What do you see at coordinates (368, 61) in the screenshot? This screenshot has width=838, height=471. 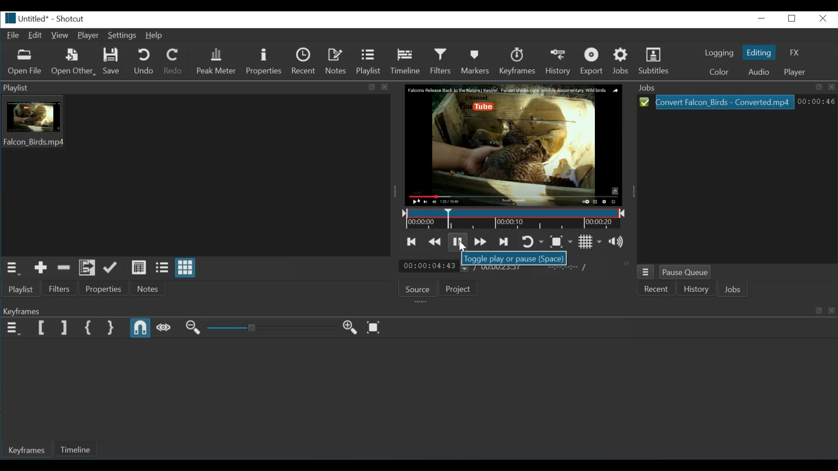 I see `Playlist` at bounding box center [368, 61].